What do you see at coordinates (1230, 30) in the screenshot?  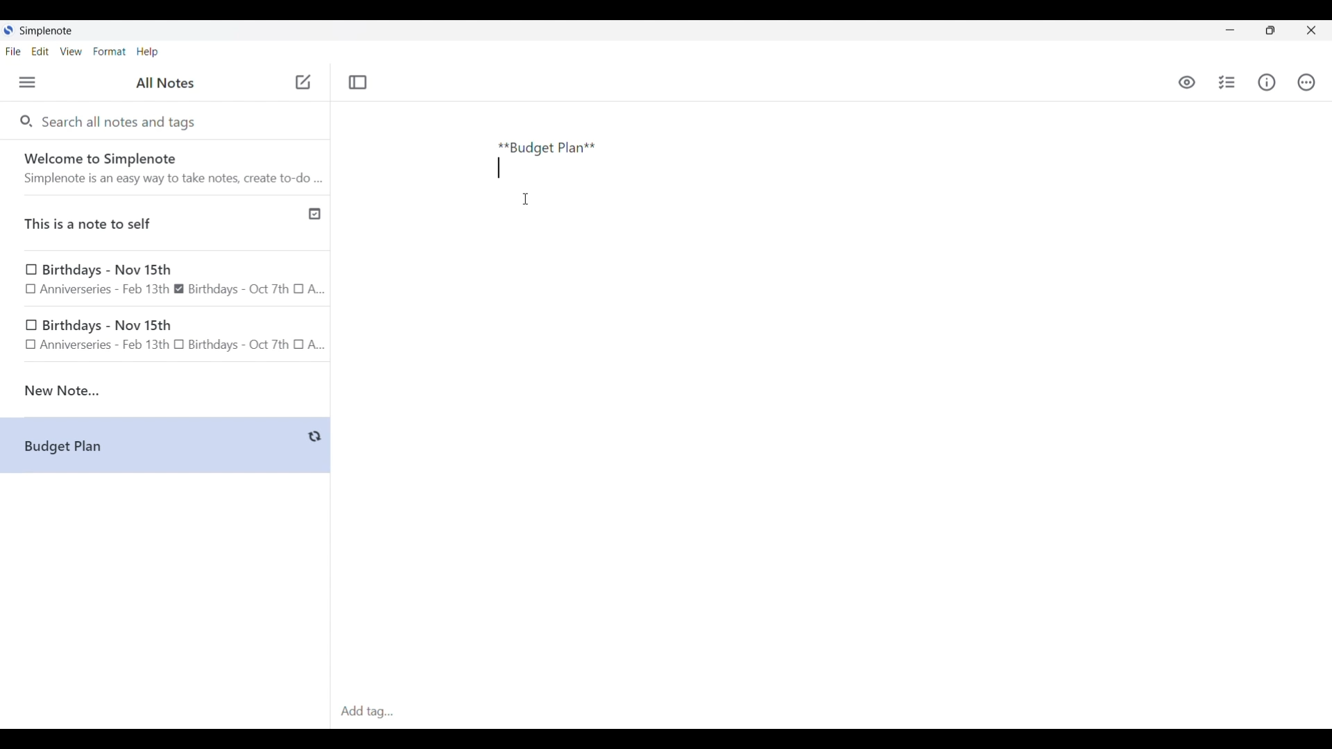 I see `Minimize` at bounding box center [1230, 30].